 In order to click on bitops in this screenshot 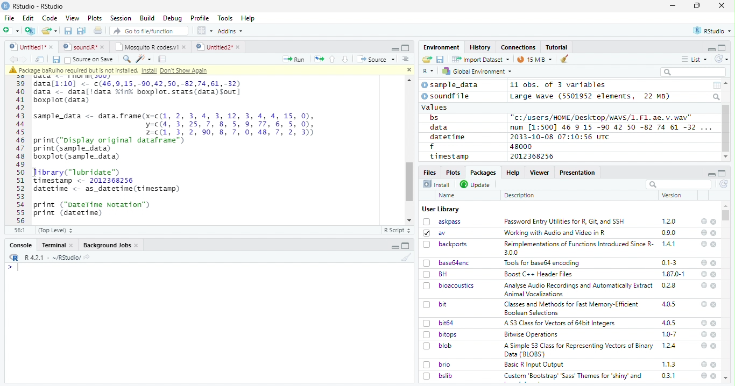, I will do `click(441, 334)`.